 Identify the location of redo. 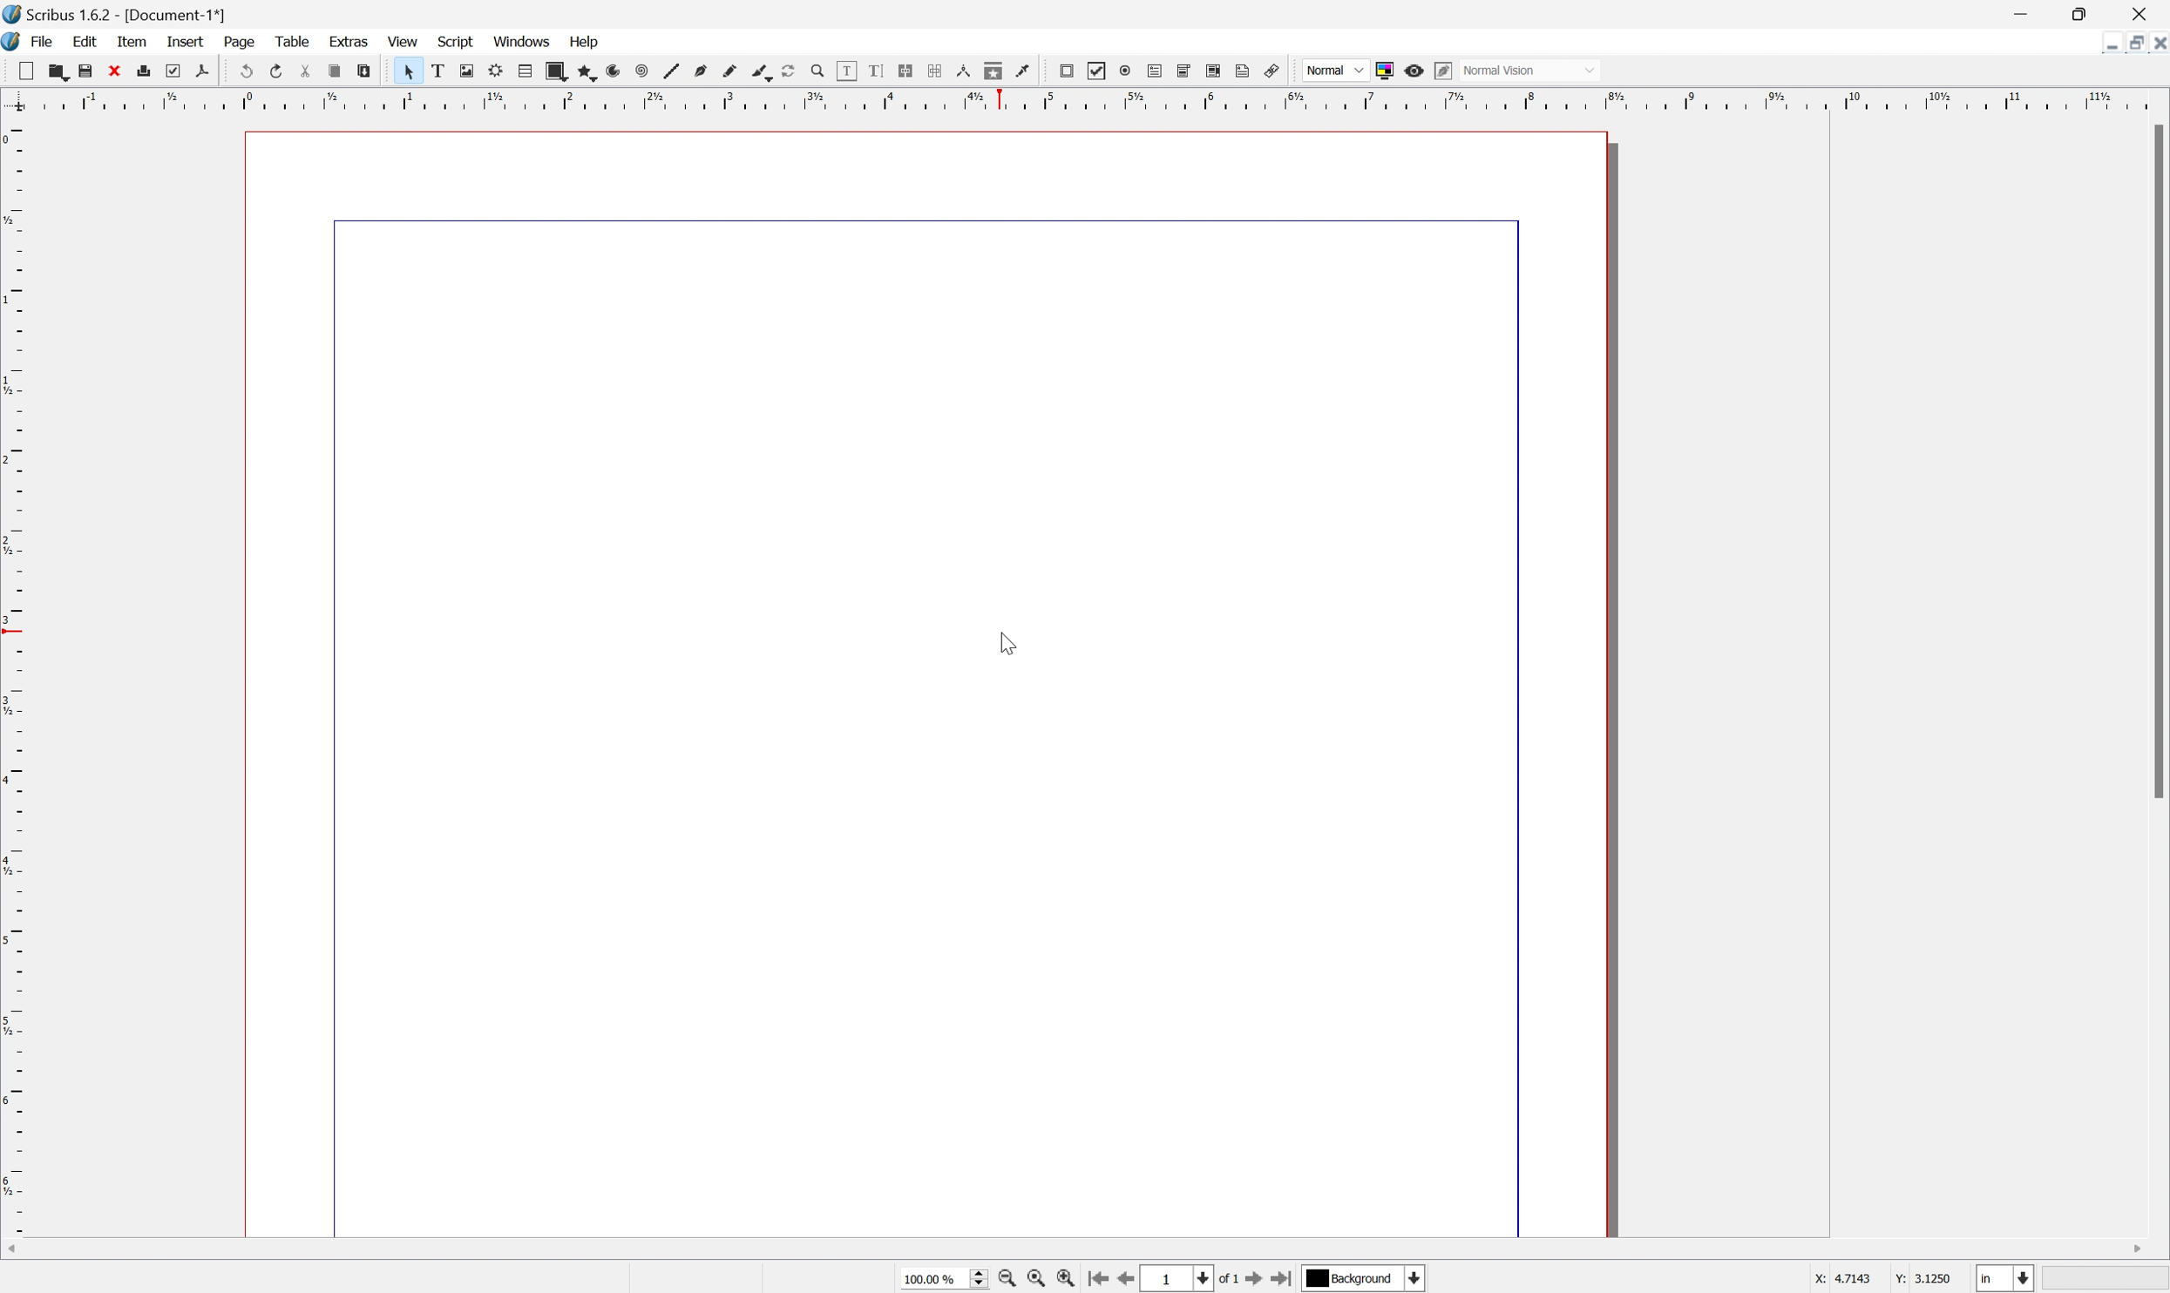
(273, 70).